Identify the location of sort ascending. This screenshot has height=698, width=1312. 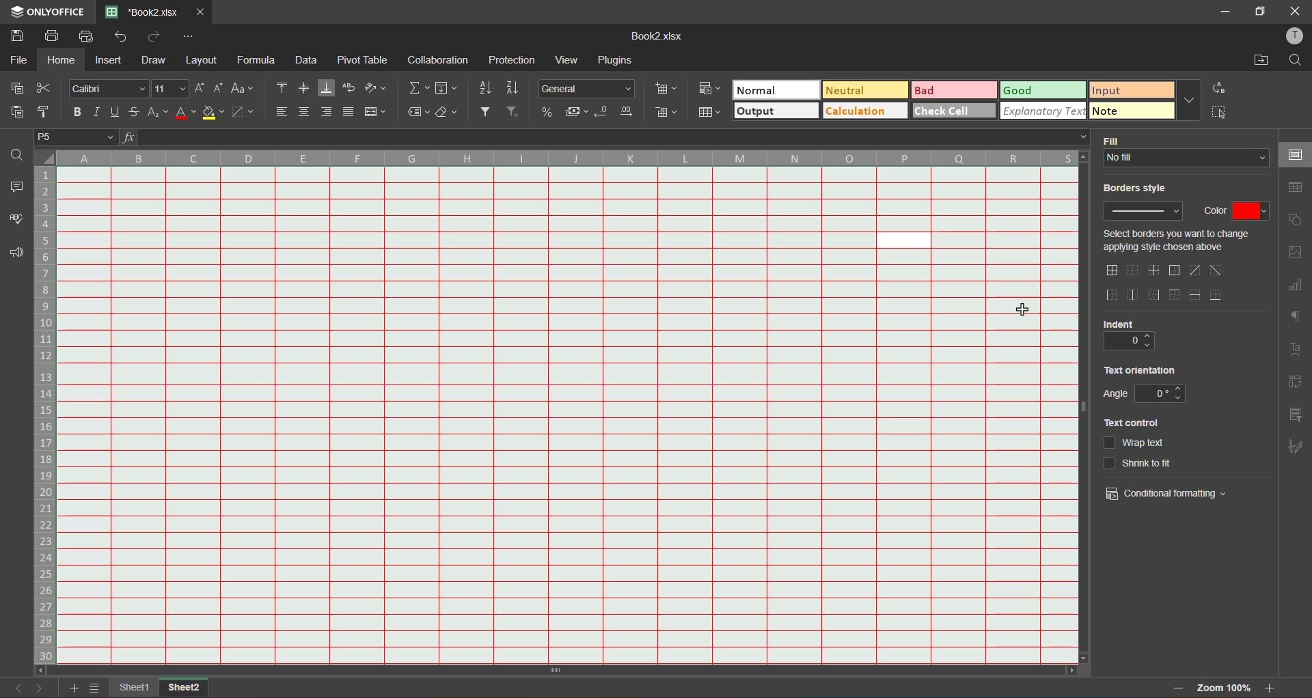
(489, 89).